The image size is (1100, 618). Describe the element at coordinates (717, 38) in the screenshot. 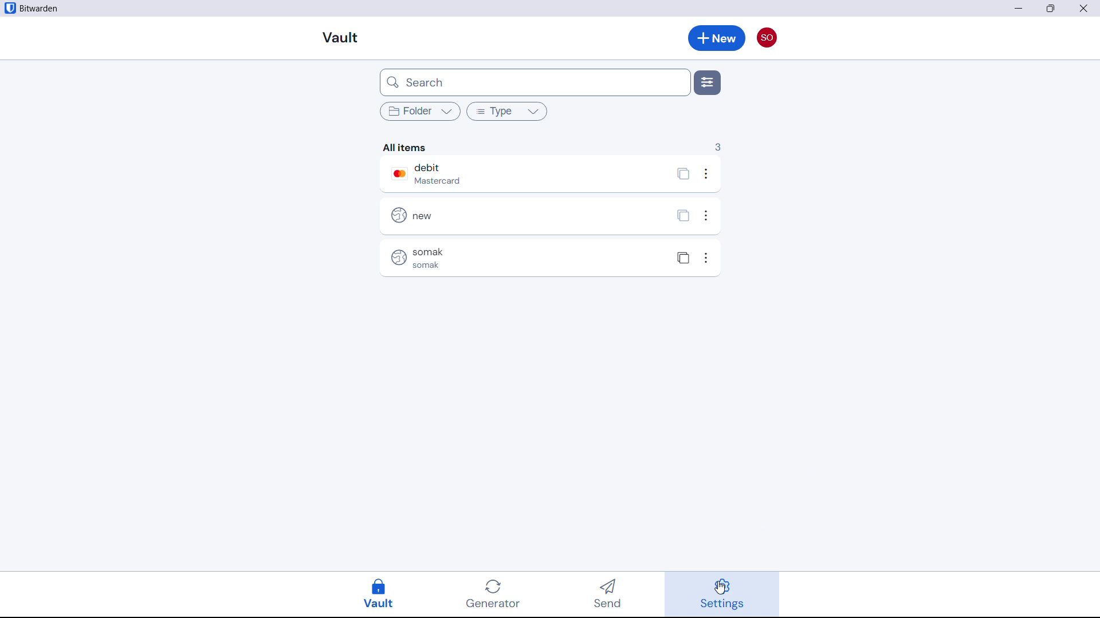

I see `Add new ` at that location.